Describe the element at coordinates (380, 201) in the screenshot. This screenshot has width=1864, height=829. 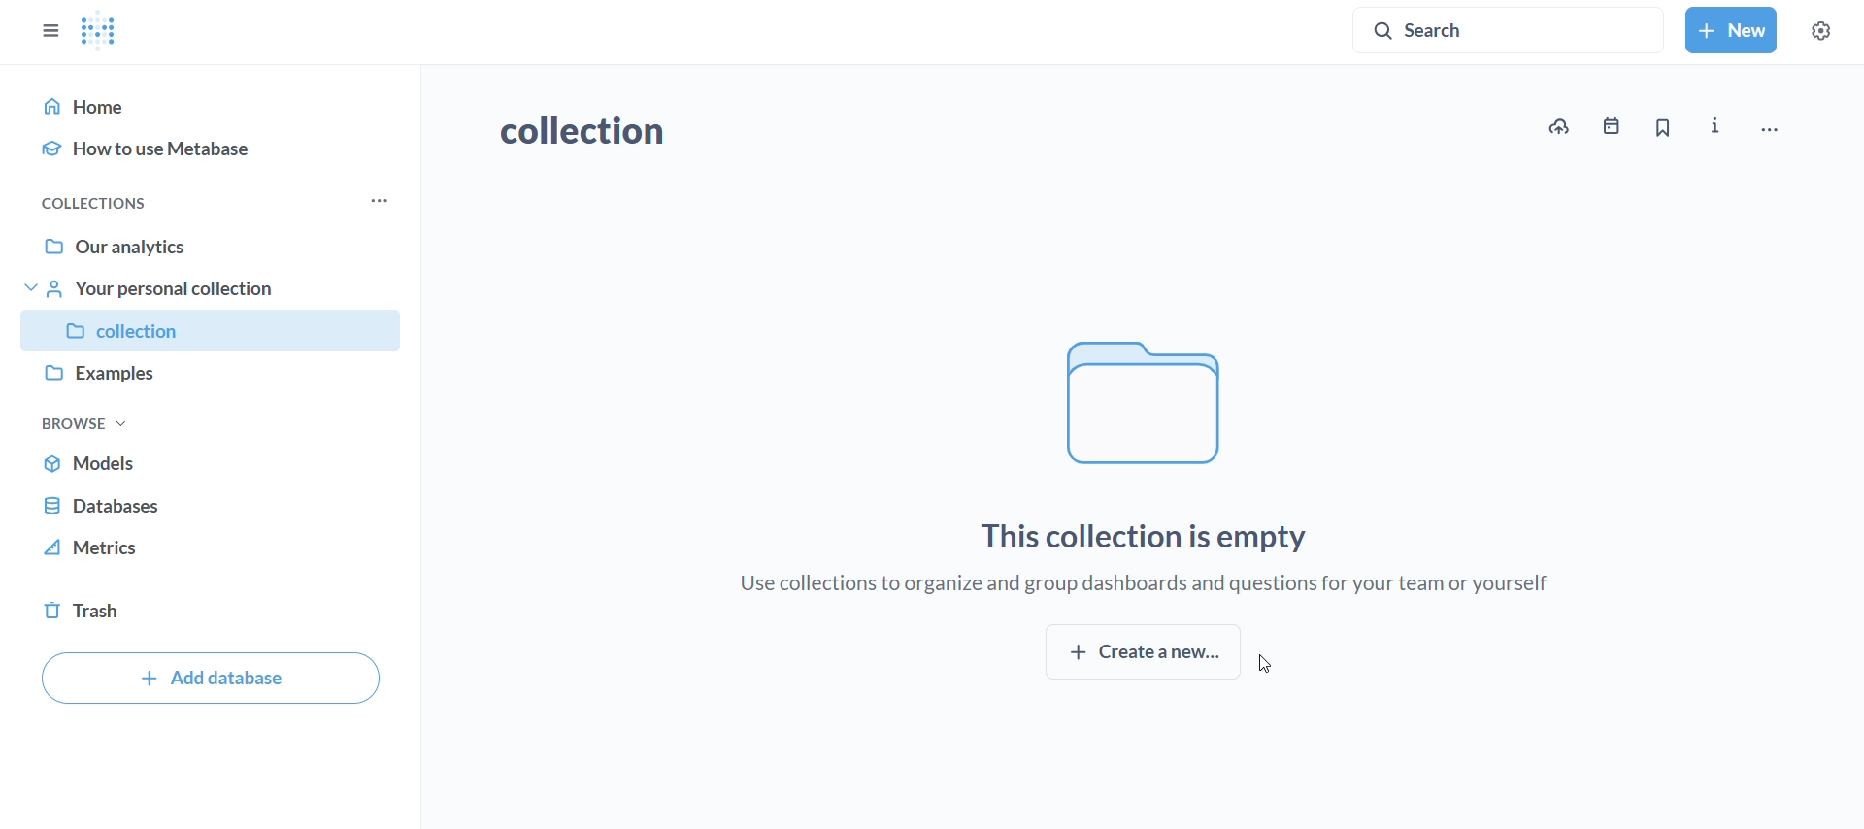
I see `more` at that location.